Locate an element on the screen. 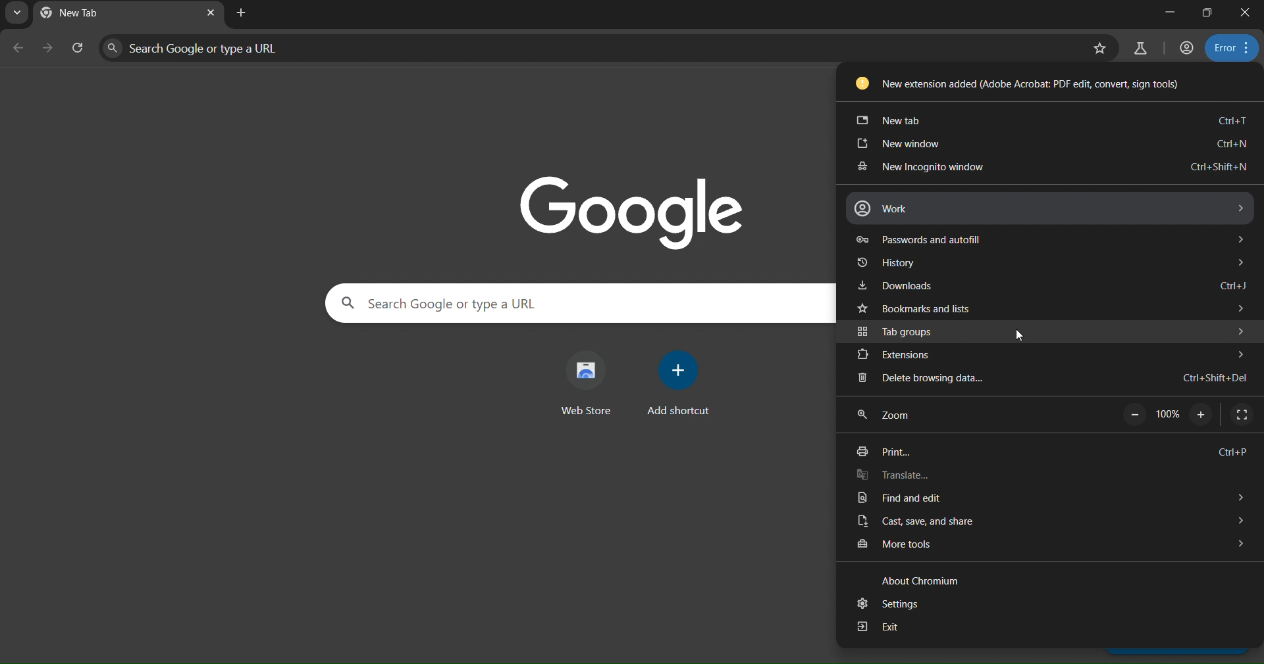  cursor is located at coordinates (1024, 336).